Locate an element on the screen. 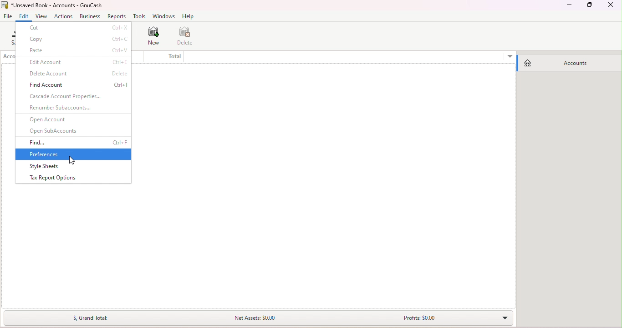 This screenshot has height=328, width=622. More options is located at coordinates (509, 55).